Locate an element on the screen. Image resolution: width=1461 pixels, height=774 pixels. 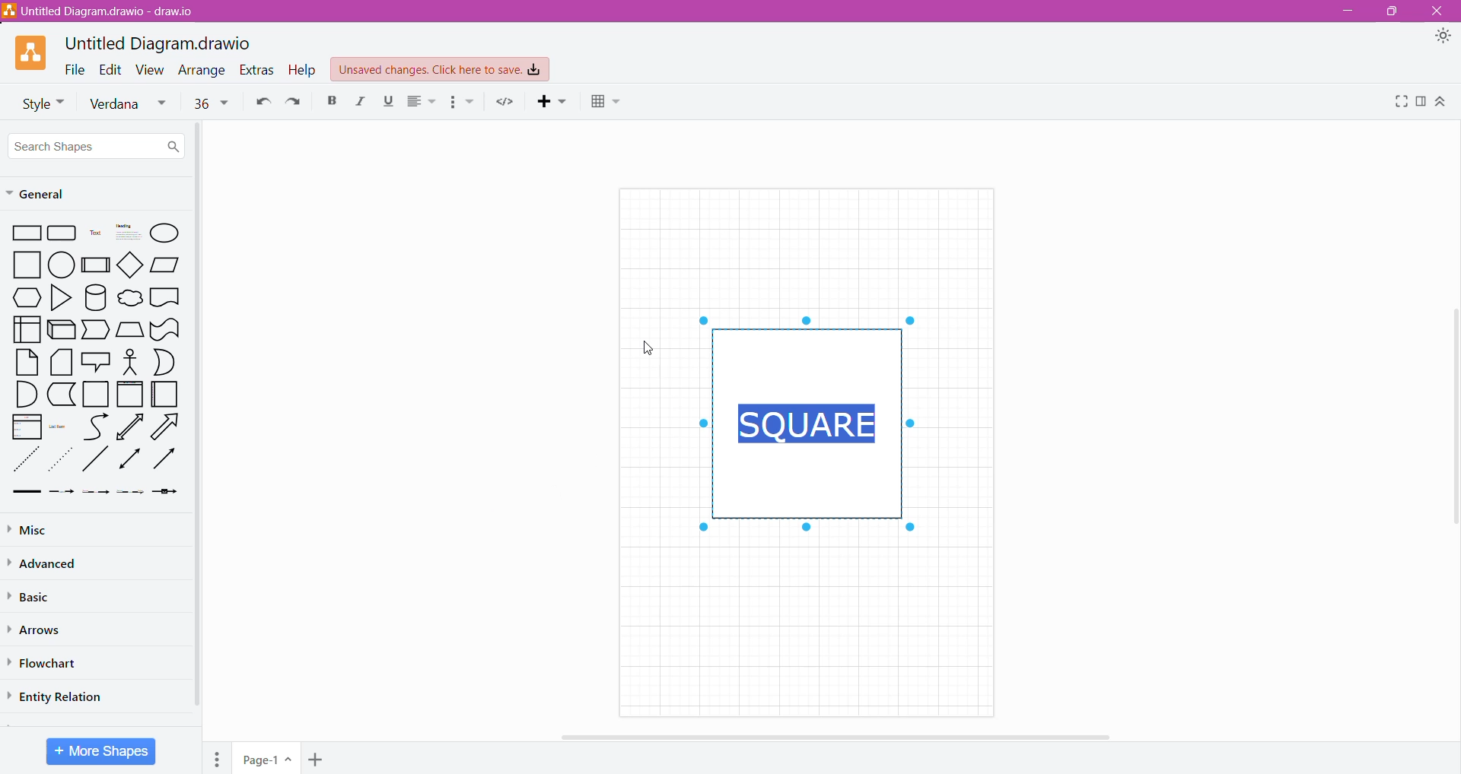
Redo is located at coordinates (296, 104).